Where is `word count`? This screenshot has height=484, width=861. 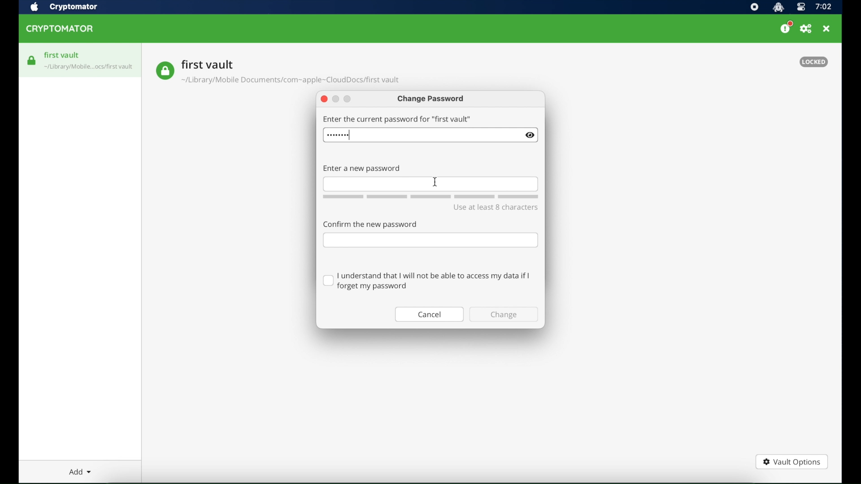 word count is located at coordinates (430, 197).